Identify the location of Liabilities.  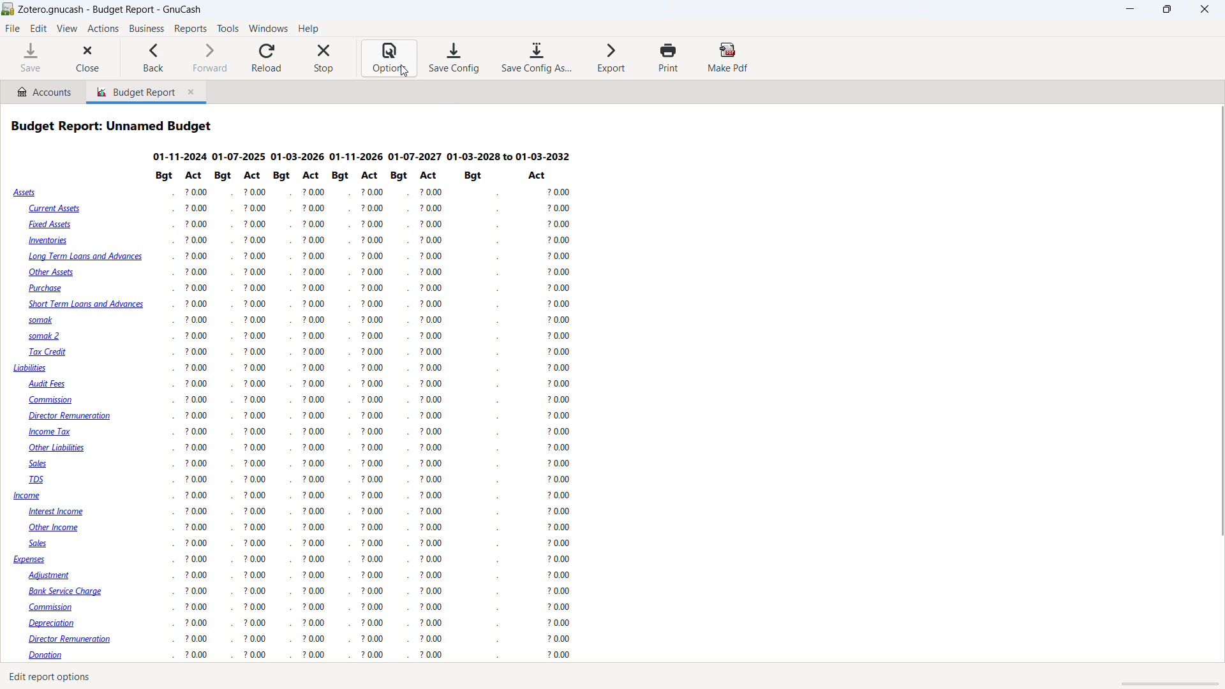
(31, 368).